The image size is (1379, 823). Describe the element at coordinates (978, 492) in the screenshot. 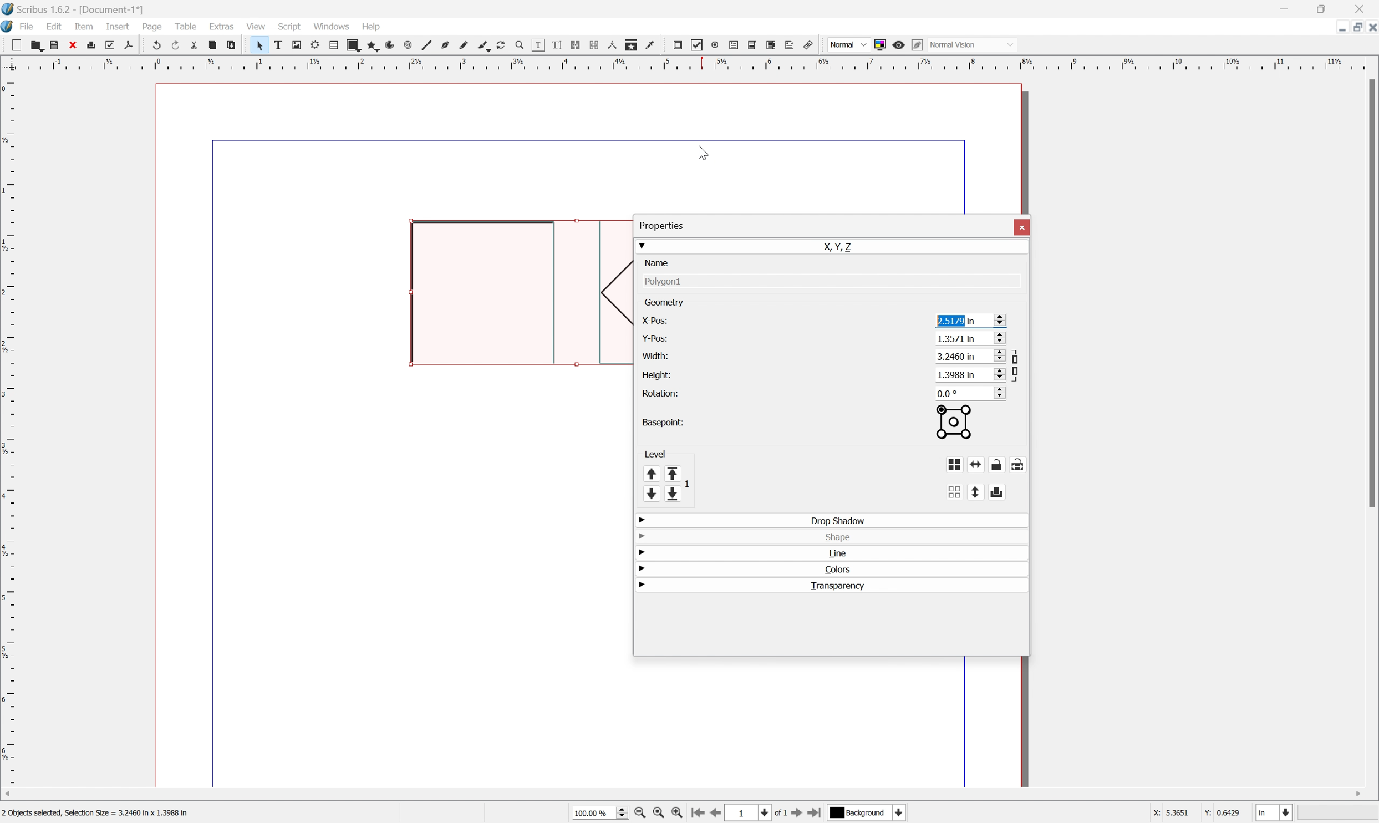

I see `flip vertically` at that location.